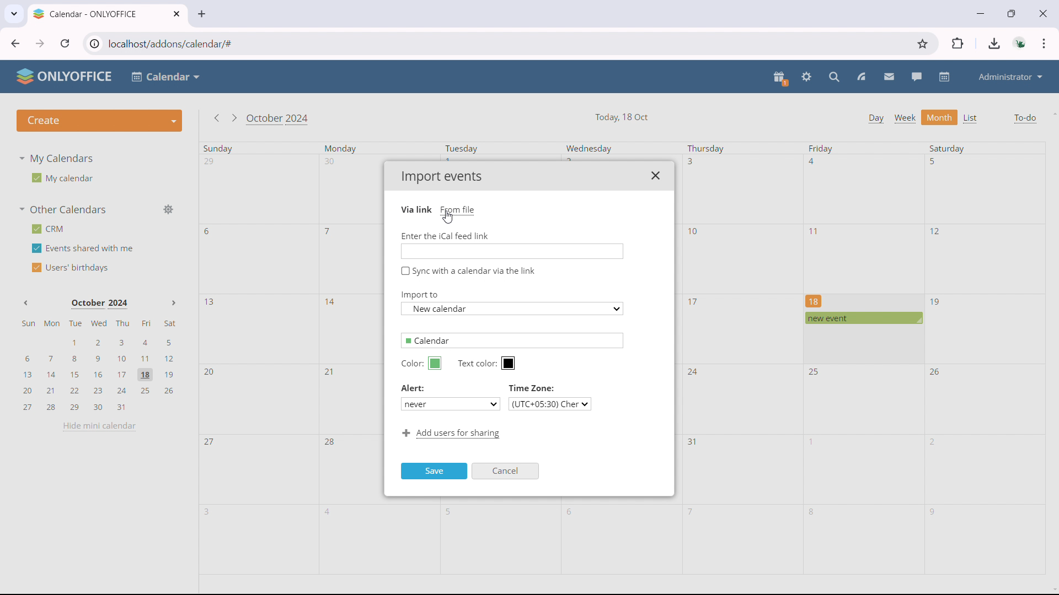 This screenshot has height=595, width=1059. Describe the element at coordinates (1012, 12) in the screenshot. I see `maximize` at that location.